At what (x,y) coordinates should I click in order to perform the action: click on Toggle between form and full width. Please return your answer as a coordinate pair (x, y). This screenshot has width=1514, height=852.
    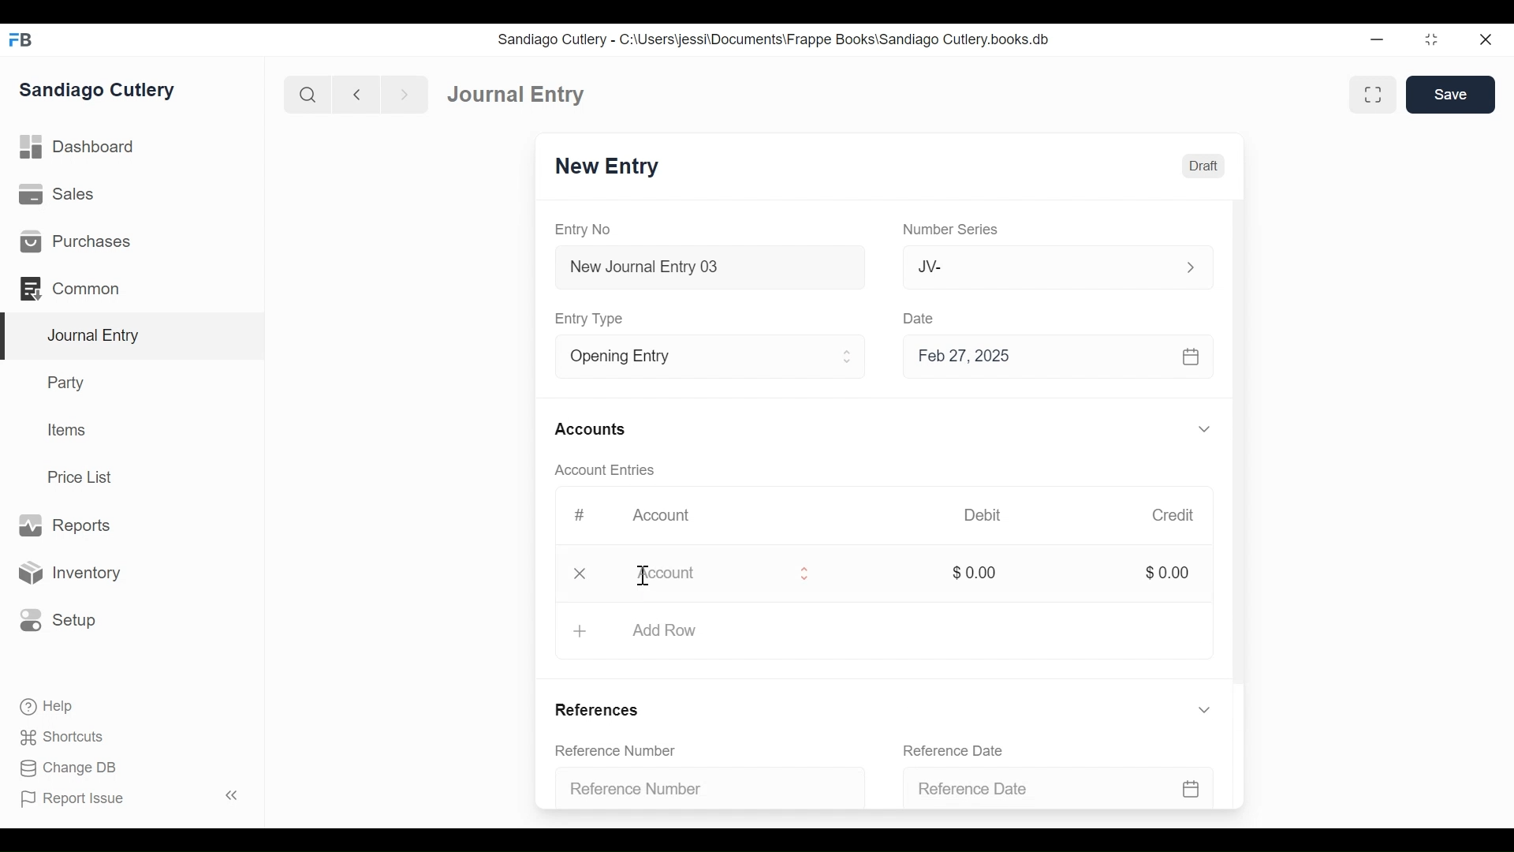
    Looking at the image, I should click on (1373, 94).